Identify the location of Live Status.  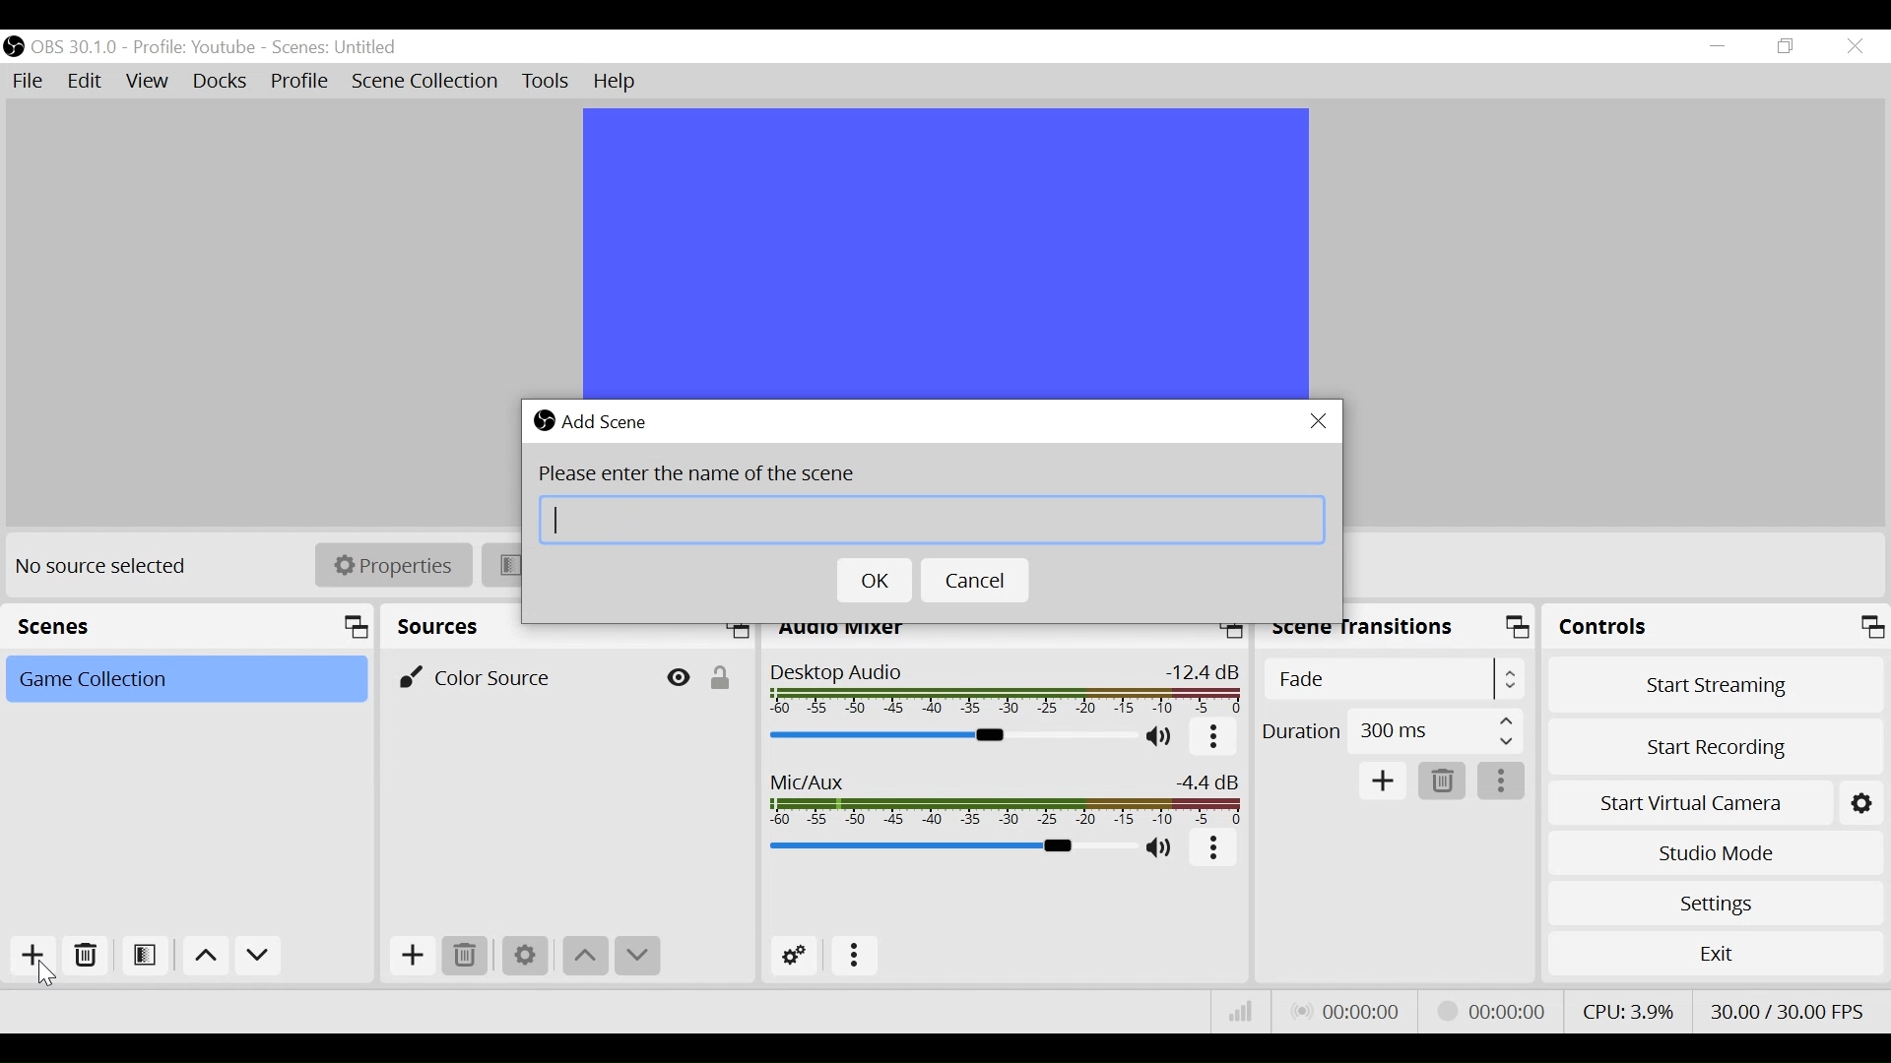
(1344, 1009).